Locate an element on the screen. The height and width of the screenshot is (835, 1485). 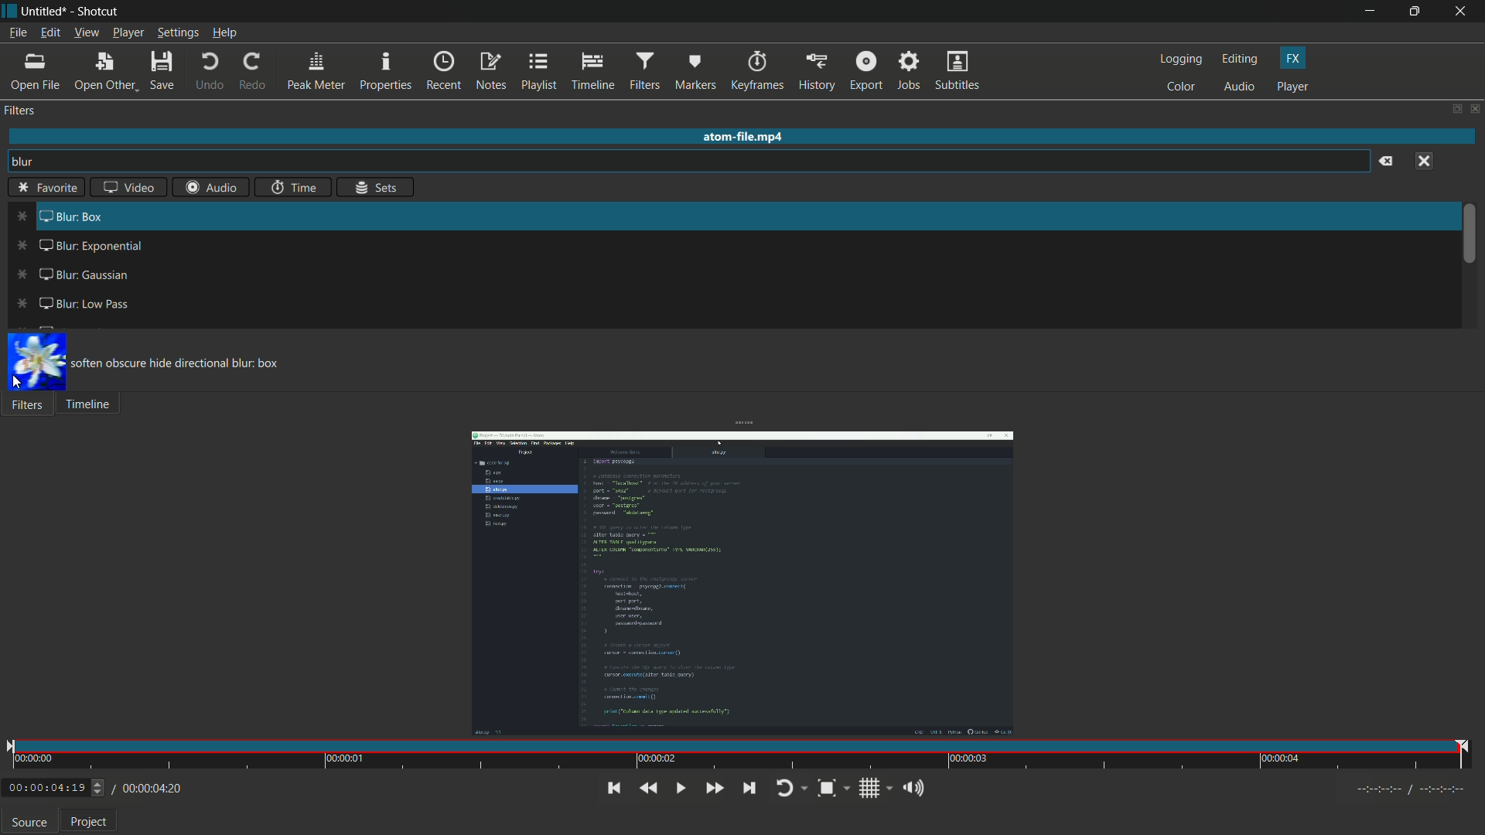
subtitles is located at coordinates (957, 72).